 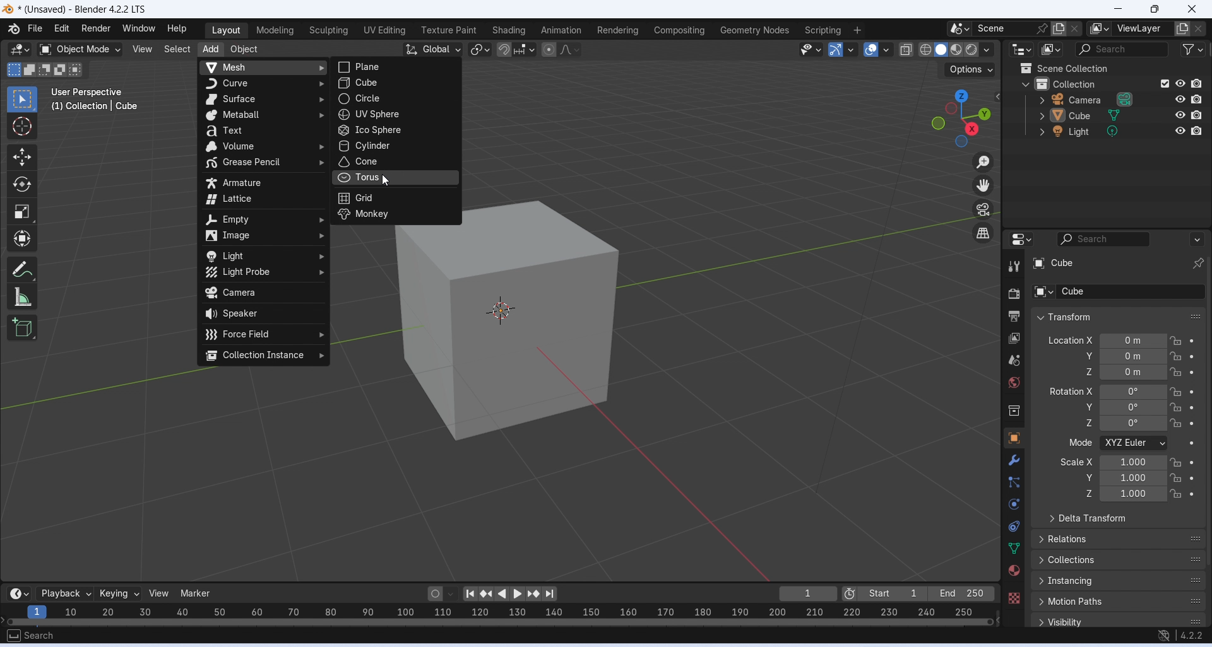 I want to click on options, so click(x=959, y=29).